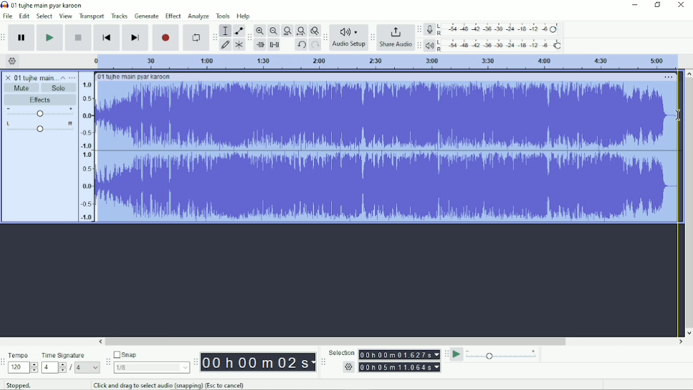 The image size is (693, 390). I want to click on Share Audio, so click(395, 37).